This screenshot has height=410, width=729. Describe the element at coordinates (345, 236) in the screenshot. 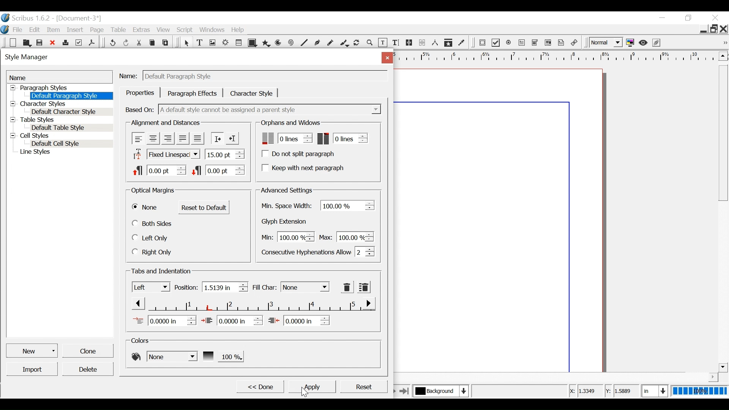

I see `Maximum` at that location.